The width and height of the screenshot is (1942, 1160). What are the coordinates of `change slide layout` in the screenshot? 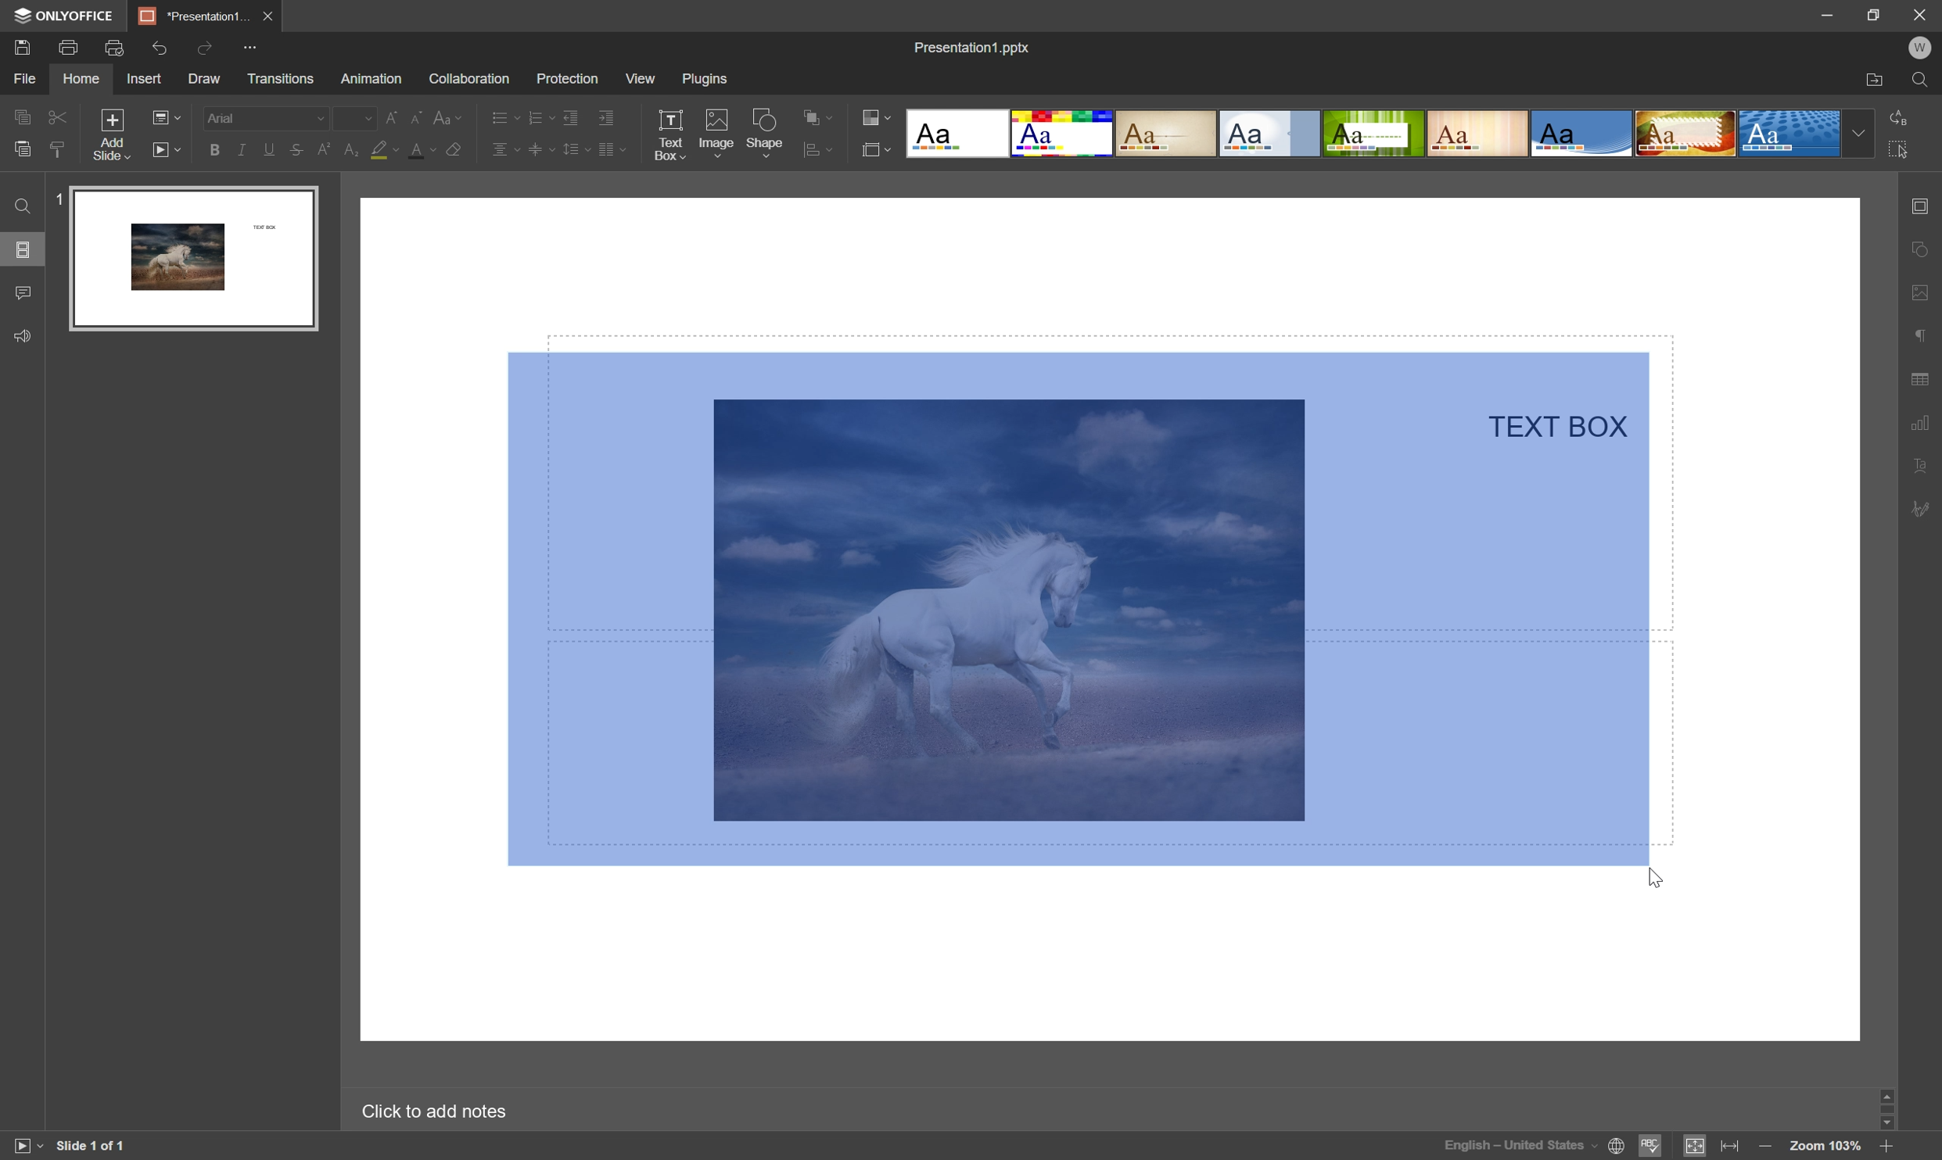 It's located at (165, 116).